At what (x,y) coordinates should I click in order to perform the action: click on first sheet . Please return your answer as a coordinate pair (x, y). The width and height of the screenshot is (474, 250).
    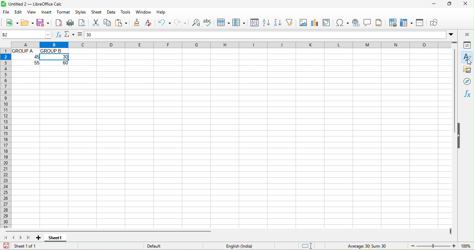
    Looking at the image, I should click on (6, 238).